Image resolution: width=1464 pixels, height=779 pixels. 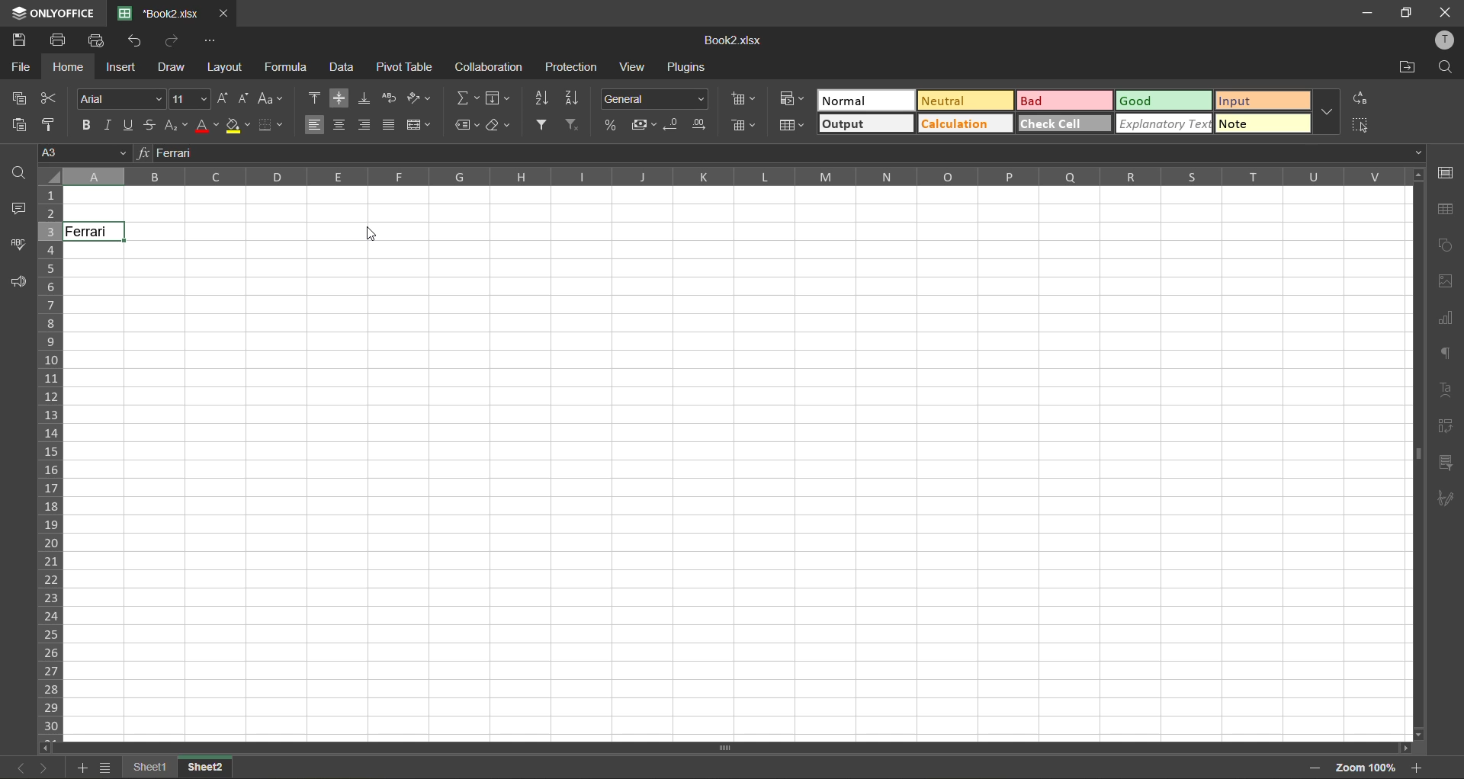 I want to click on zoom factor, so click(x=1369, y=768).